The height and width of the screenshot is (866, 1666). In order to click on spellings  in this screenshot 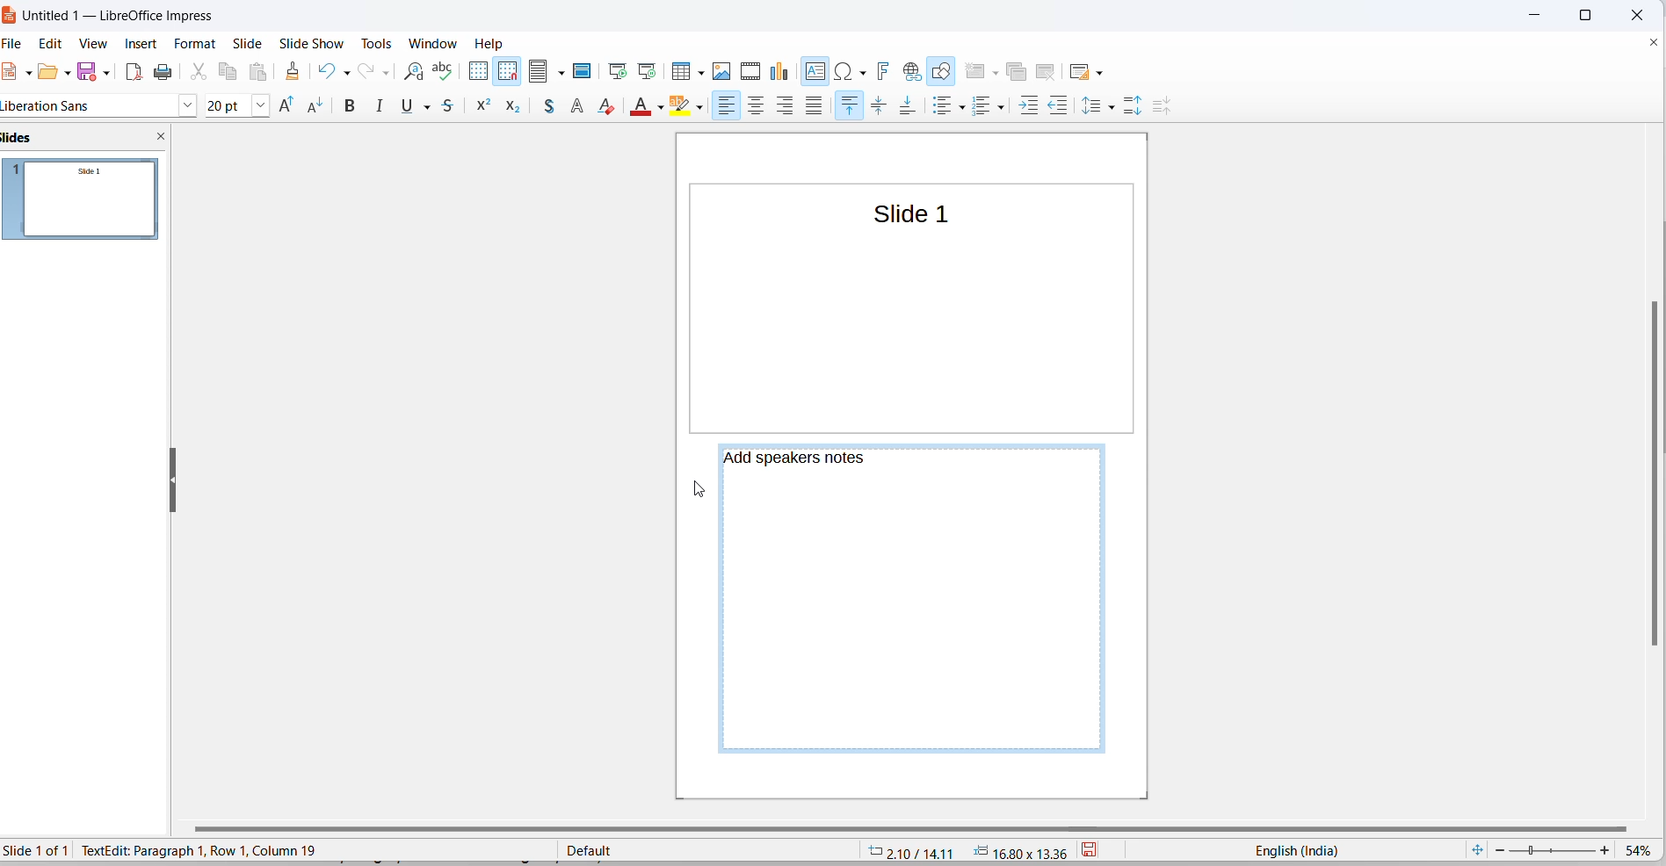, I will do `click(447, 72)`.